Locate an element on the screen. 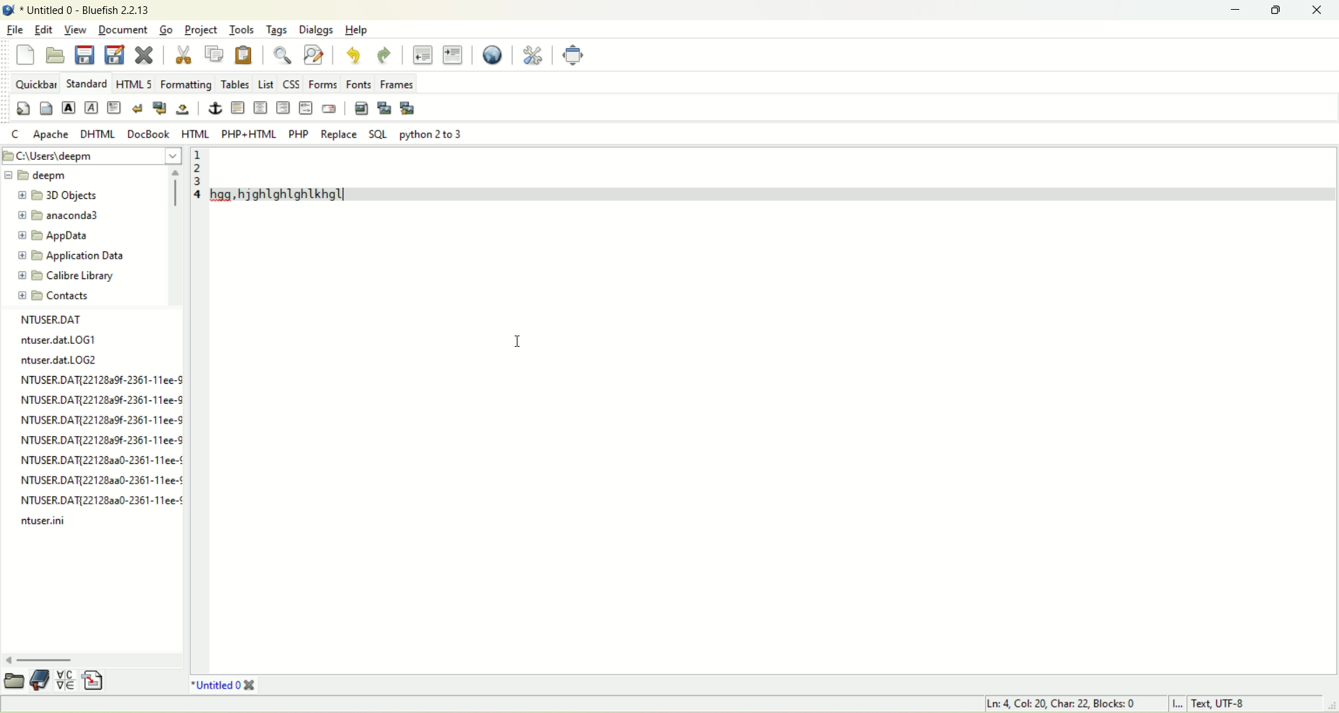  strong is located at coordinates (70, 107).